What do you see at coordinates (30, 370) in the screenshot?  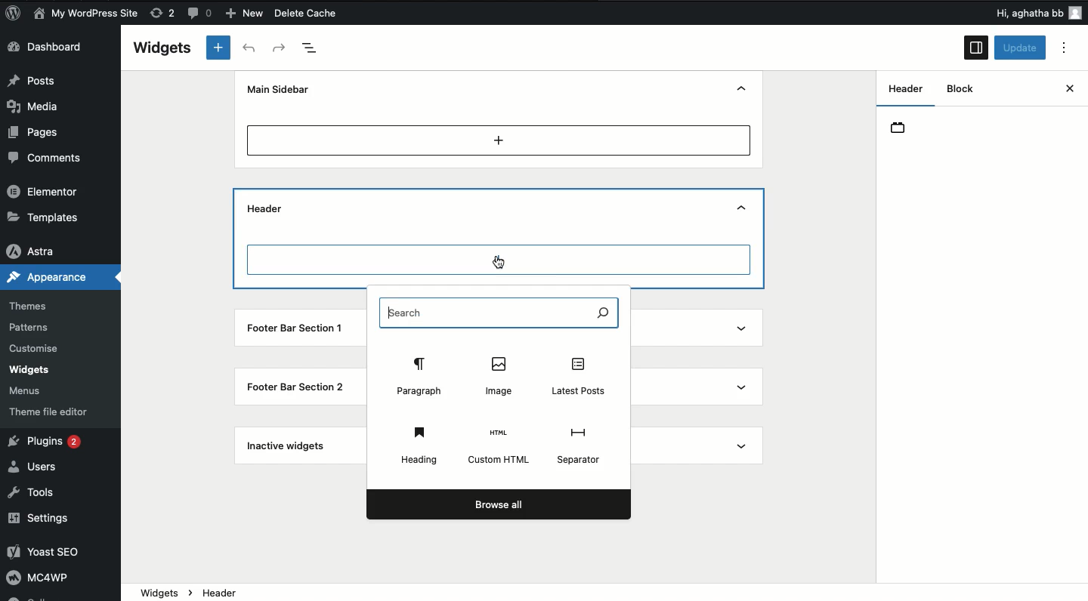 I see `Widgets` at bounding box center [30, 370].